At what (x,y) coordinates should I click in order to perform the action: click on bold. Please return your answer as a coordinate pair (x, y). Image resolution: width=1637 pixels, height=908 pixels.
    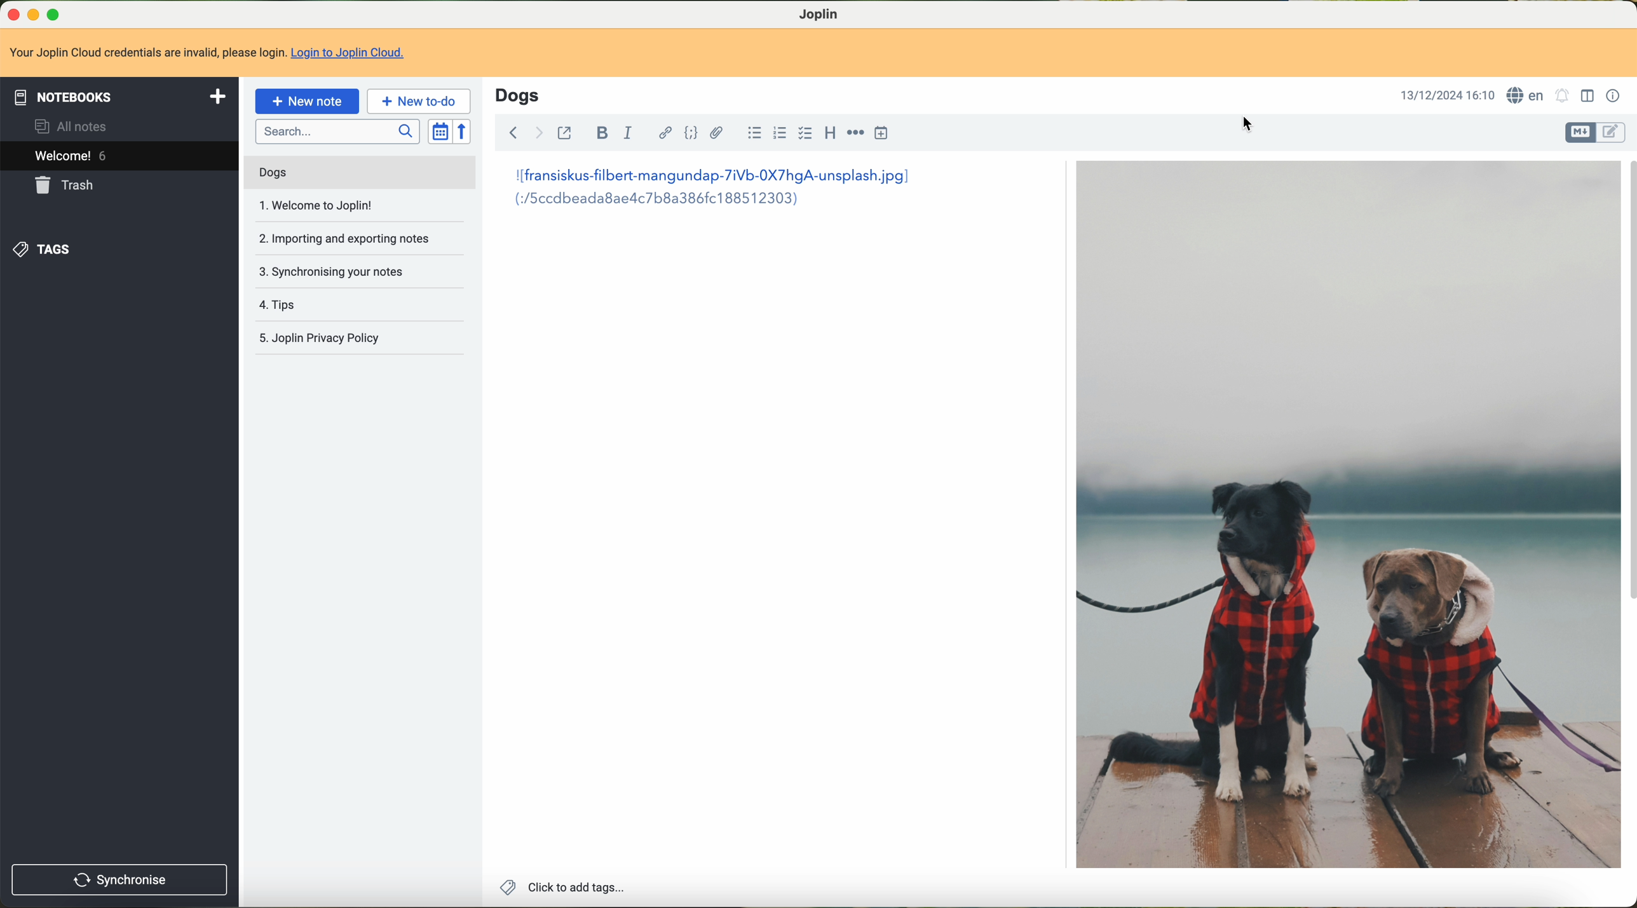
    Looking at the image, I should click on (601, 134).